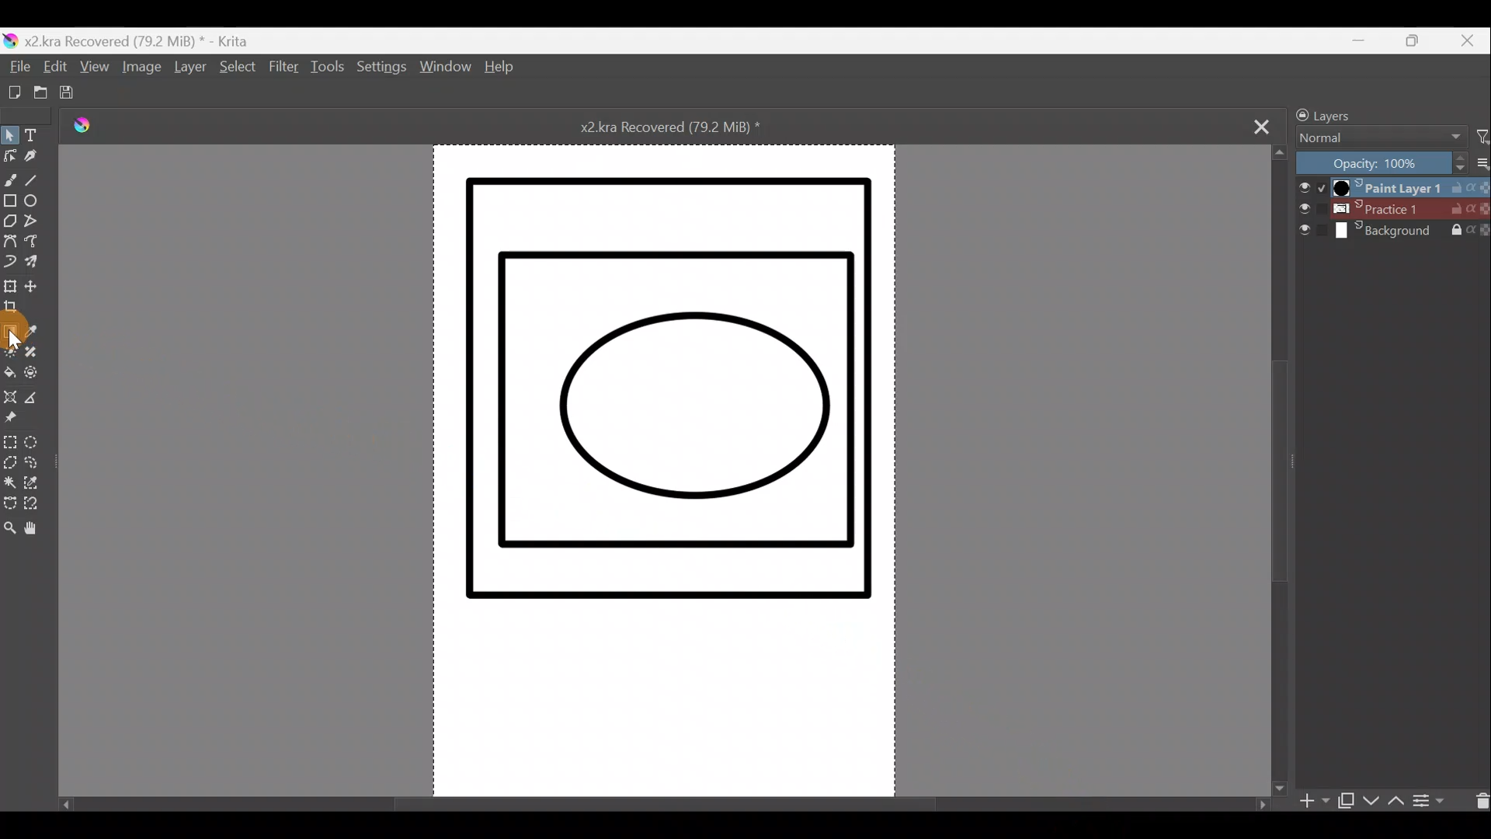 The width and height of the screenshot is (1491, 839). Describe the element at coordinates (1478, 799) in the screenshot. I see `Delete layer/mask` at that location.